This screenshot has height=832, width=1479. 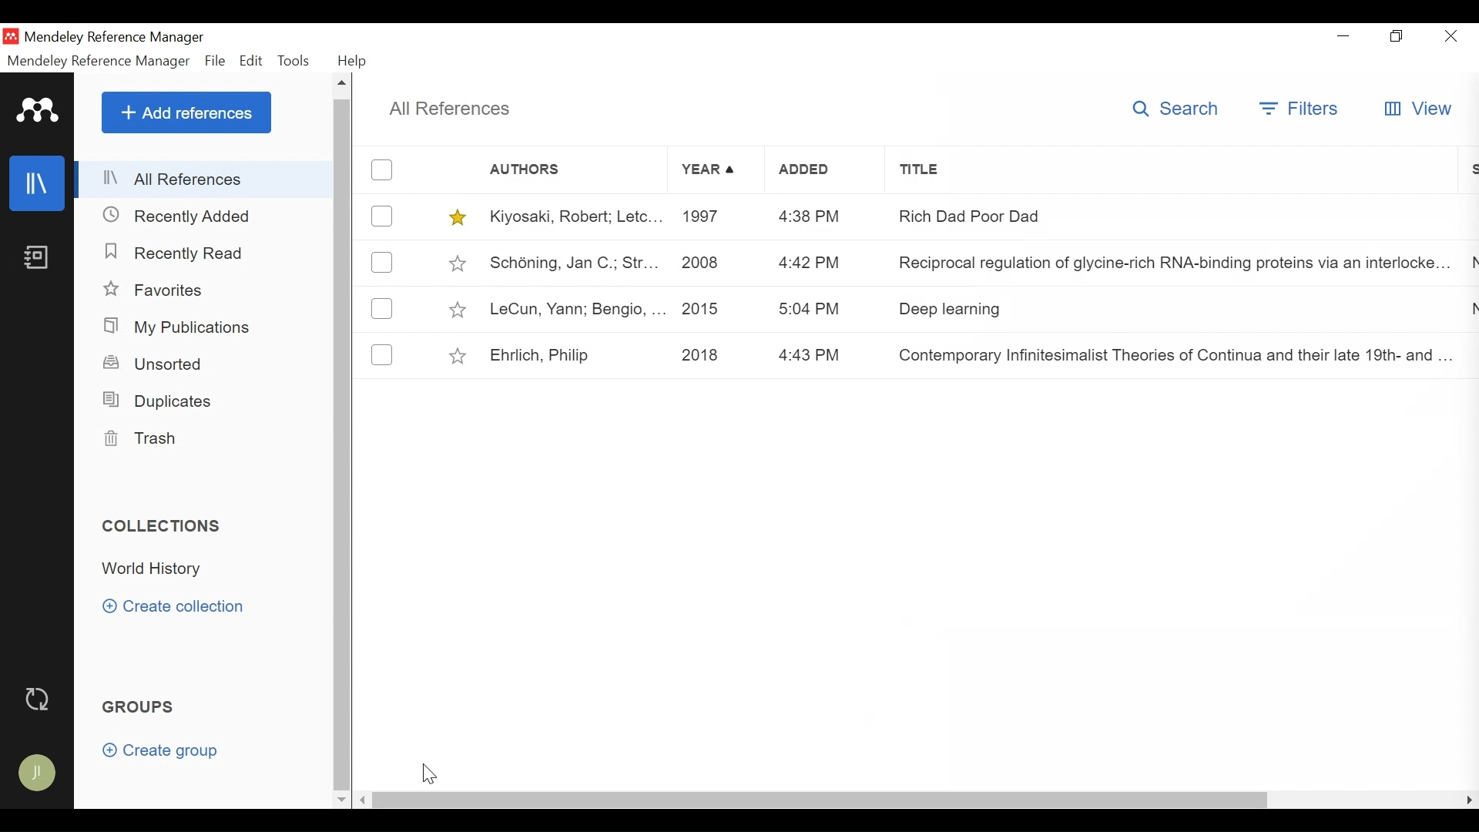 I want to click on Sync, so click(x=36, y=698).